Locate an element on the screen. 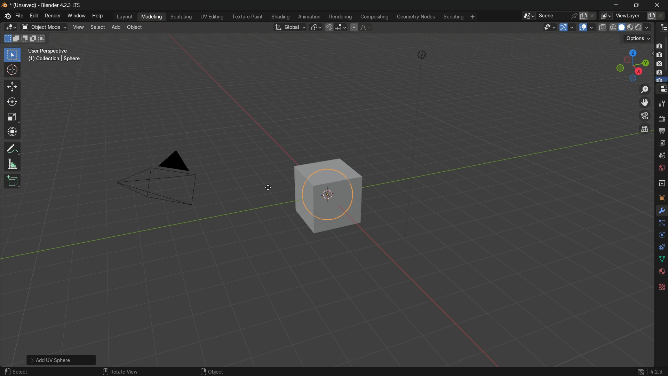  animation menu is located at coordinates (310, 16).